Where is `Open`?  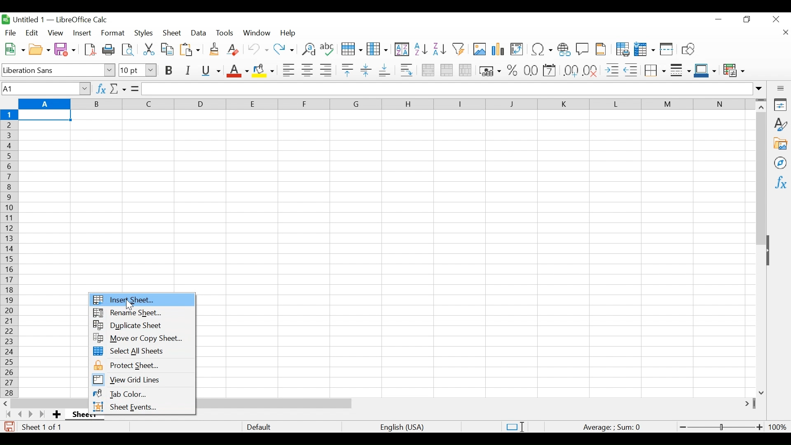 Open is located at coordinates (40, 49).